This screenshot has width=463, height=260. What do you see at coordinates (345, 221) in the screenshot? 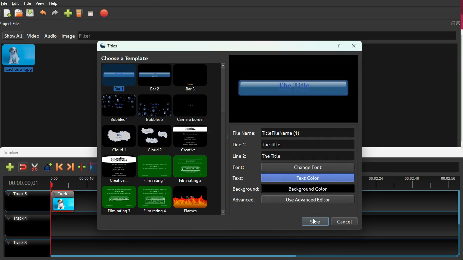
I see `cancel` at bounding box center [345, 221].